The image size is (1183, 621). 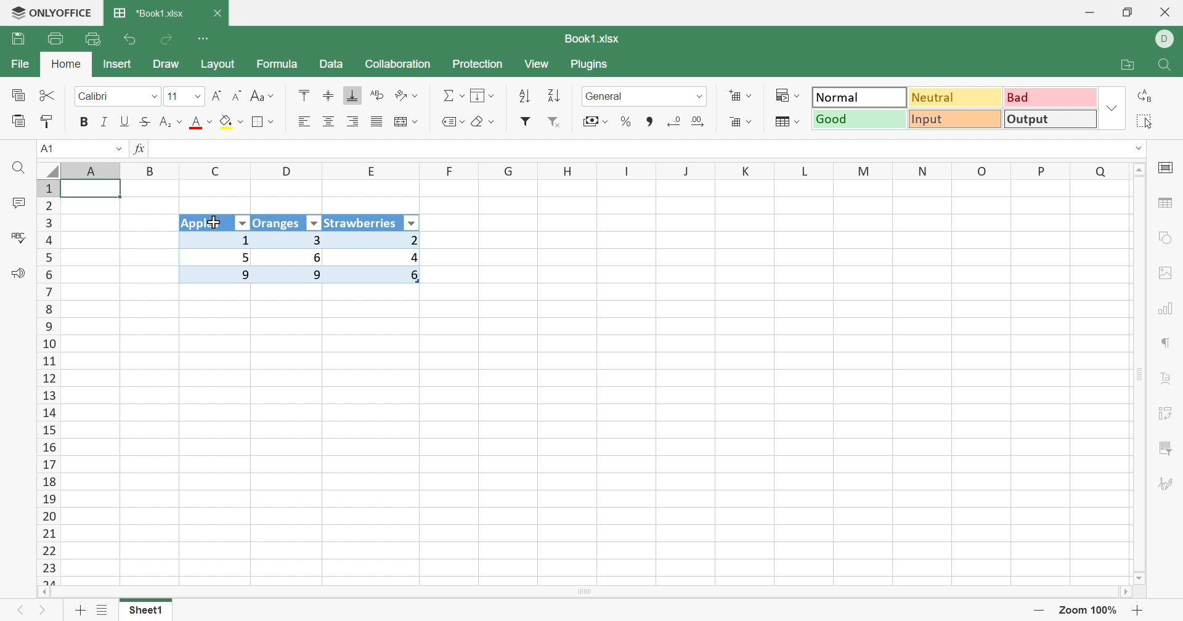 I want to click on Named ranges, so click(x=450, y=121).